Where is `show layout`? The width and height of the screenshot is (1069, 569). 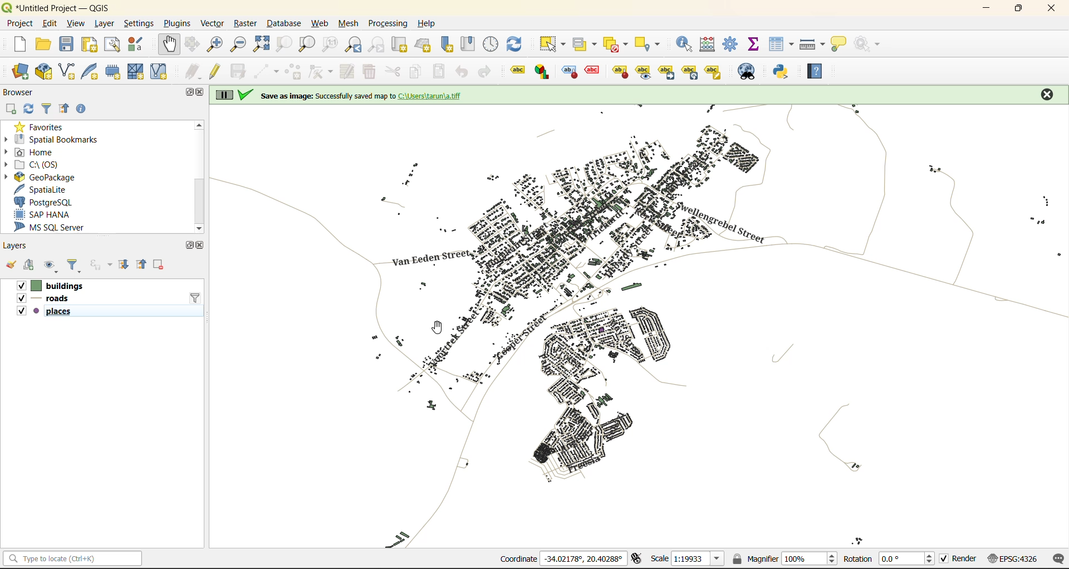 show layout is located at coordinates (111, 43).